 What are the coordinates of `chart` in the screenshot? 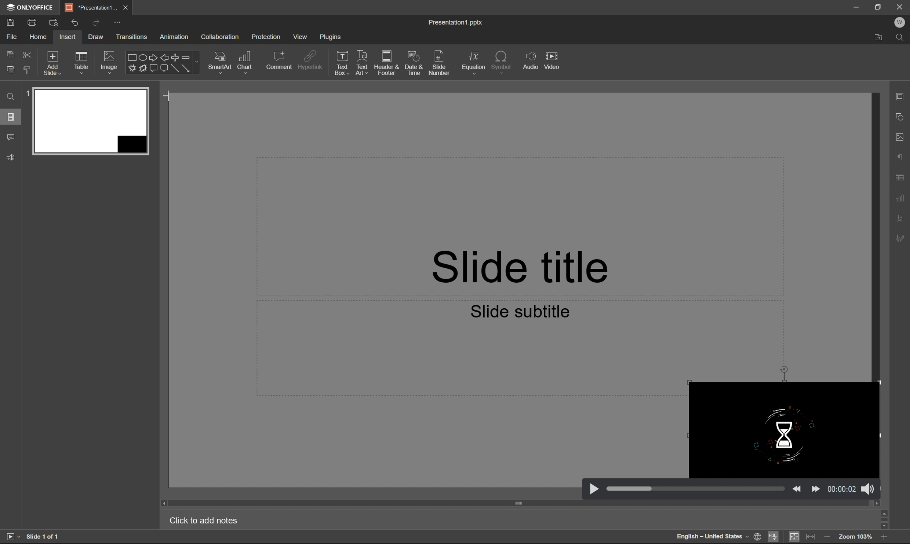 It's located at (245, 62).